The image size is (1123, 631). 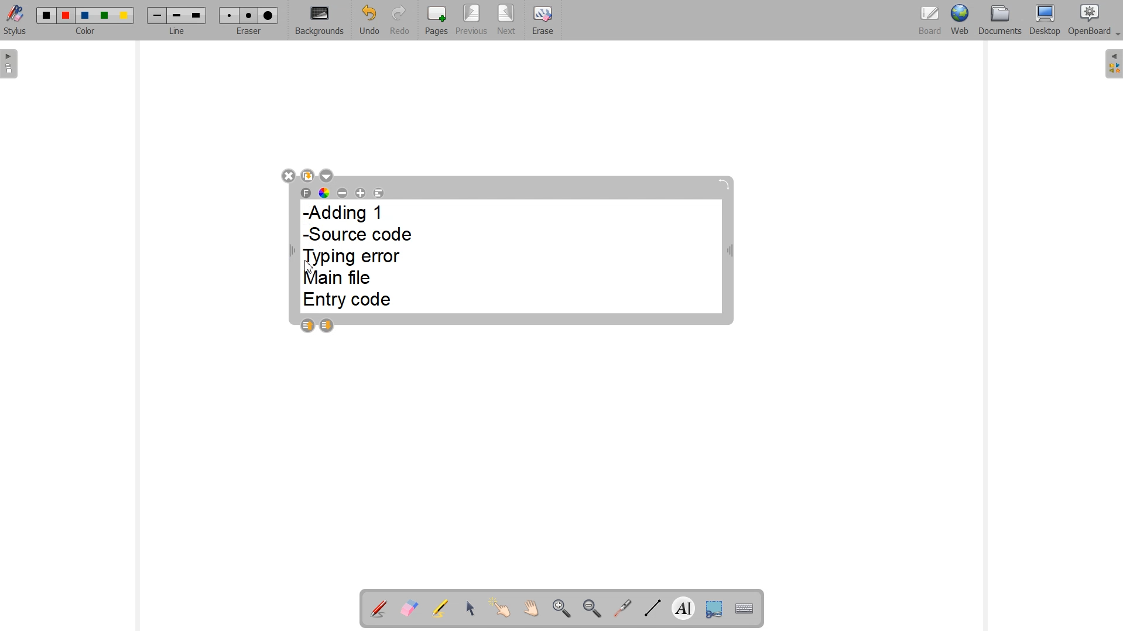 What do you see at coordinates (470, 608) in the screenshot?
I see `Select and modify objects` at bounding box center [470, 608].